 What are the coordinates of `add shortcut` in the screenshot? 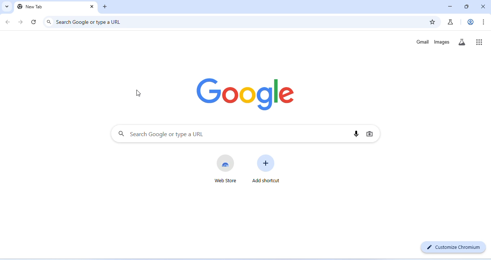 It's located at (266, 169).